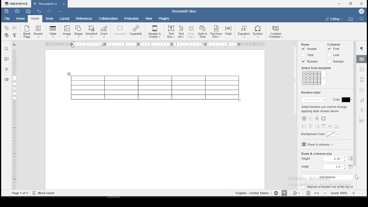 This screenshot has height=207, width=368. I want to click on last, so click(333, 55).